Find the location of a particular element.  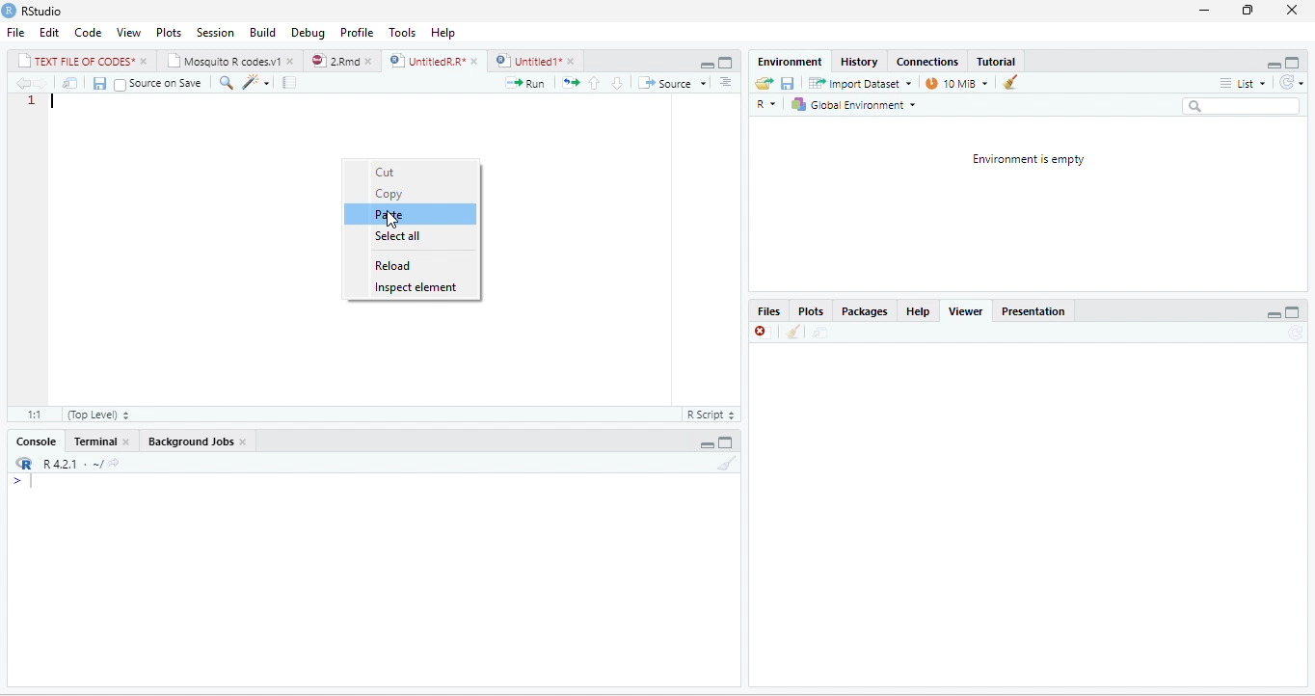

compile report is located at coordinates (289, 82).